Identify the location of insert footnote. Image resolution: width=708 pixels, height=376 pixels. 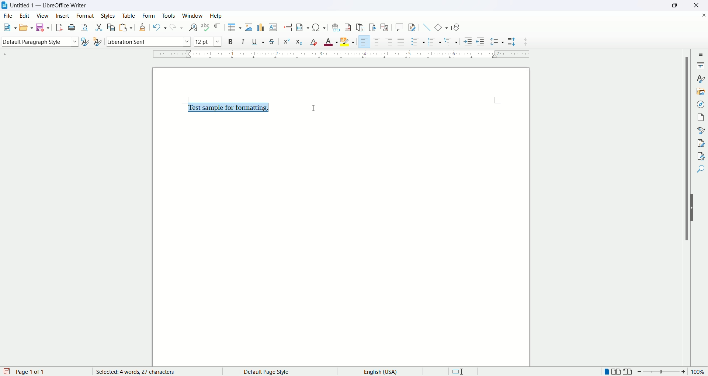
(348, 27).